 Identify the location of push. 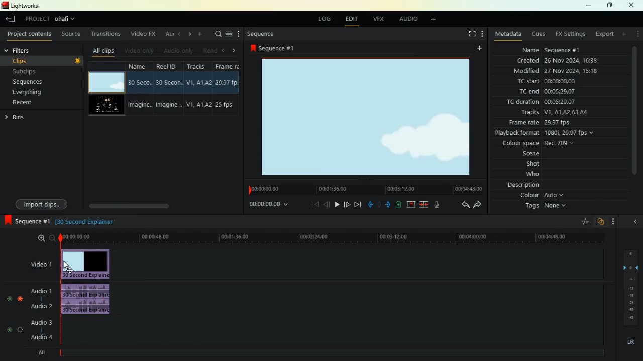
(389, 205).